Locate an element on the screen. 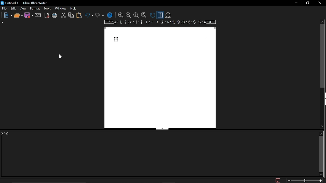 This screenshot has width=326, height=183. Hide tab is located at coordinates (162, 129).